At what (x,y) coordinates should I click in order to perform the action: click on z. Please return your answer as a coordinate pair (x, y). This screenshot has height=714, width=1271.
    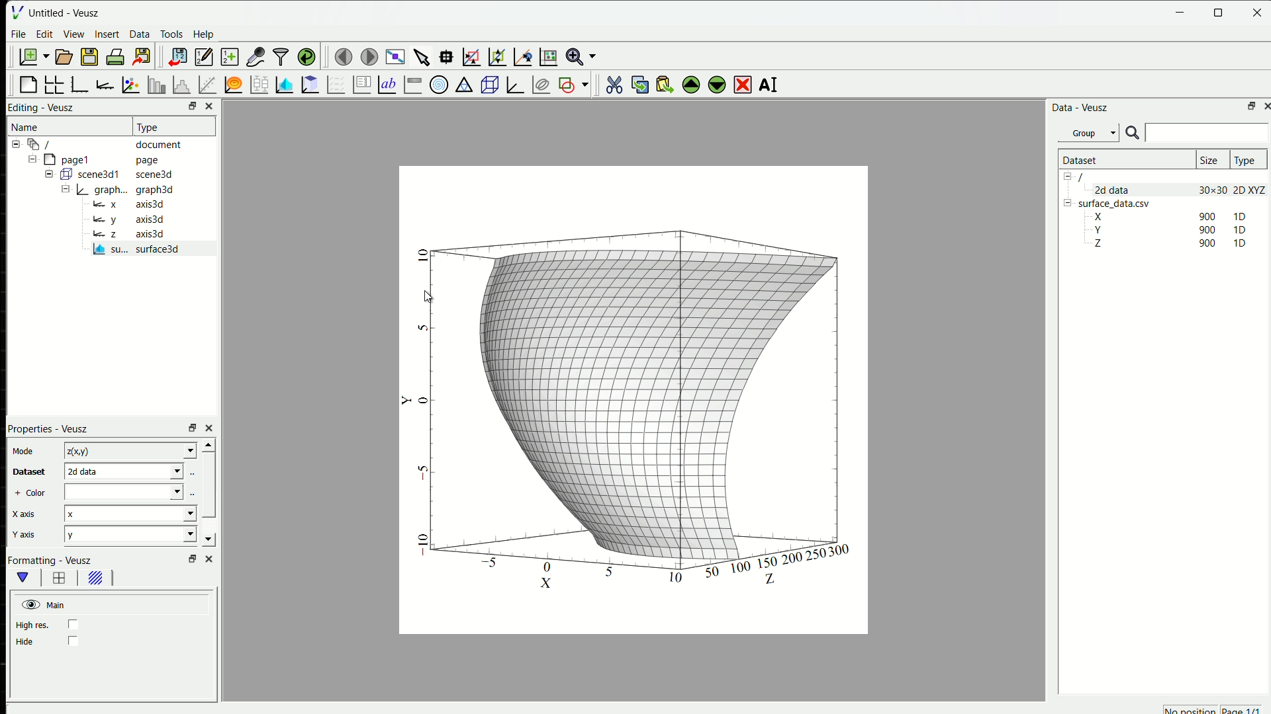
    Looking at the image, I should click on (106, 234).